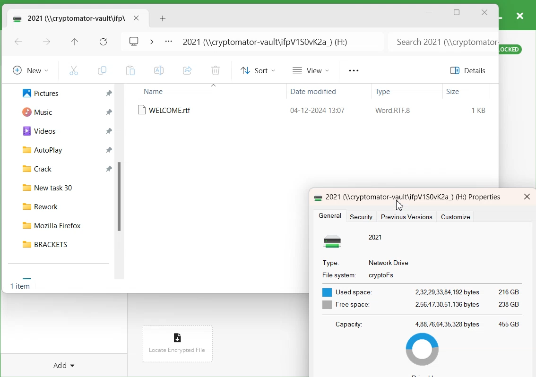  I want to click on Crack, so click(33, 168).